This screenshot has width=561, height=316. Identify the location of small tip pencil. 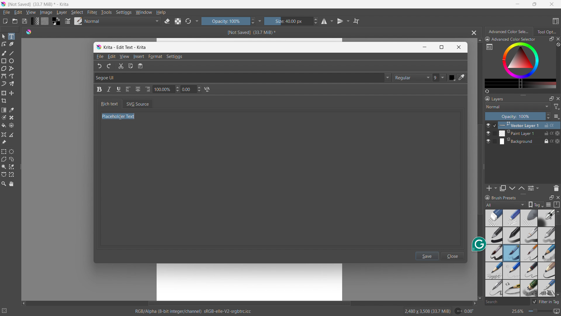
(529, 271).